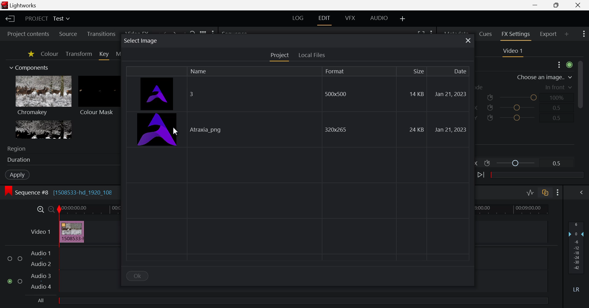 This screenshot has width=589, height=308. I want to click on Size, so click(419, 70).